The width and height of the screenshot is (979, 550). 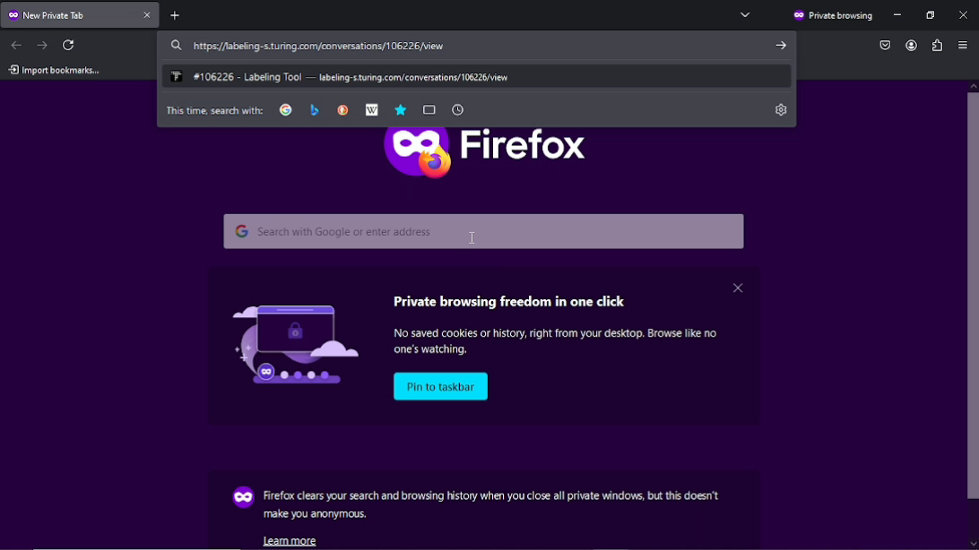 What do you see at coordinates (899, 15) in the screenshot?
I see `minimize` at bounding box center [899, 15].